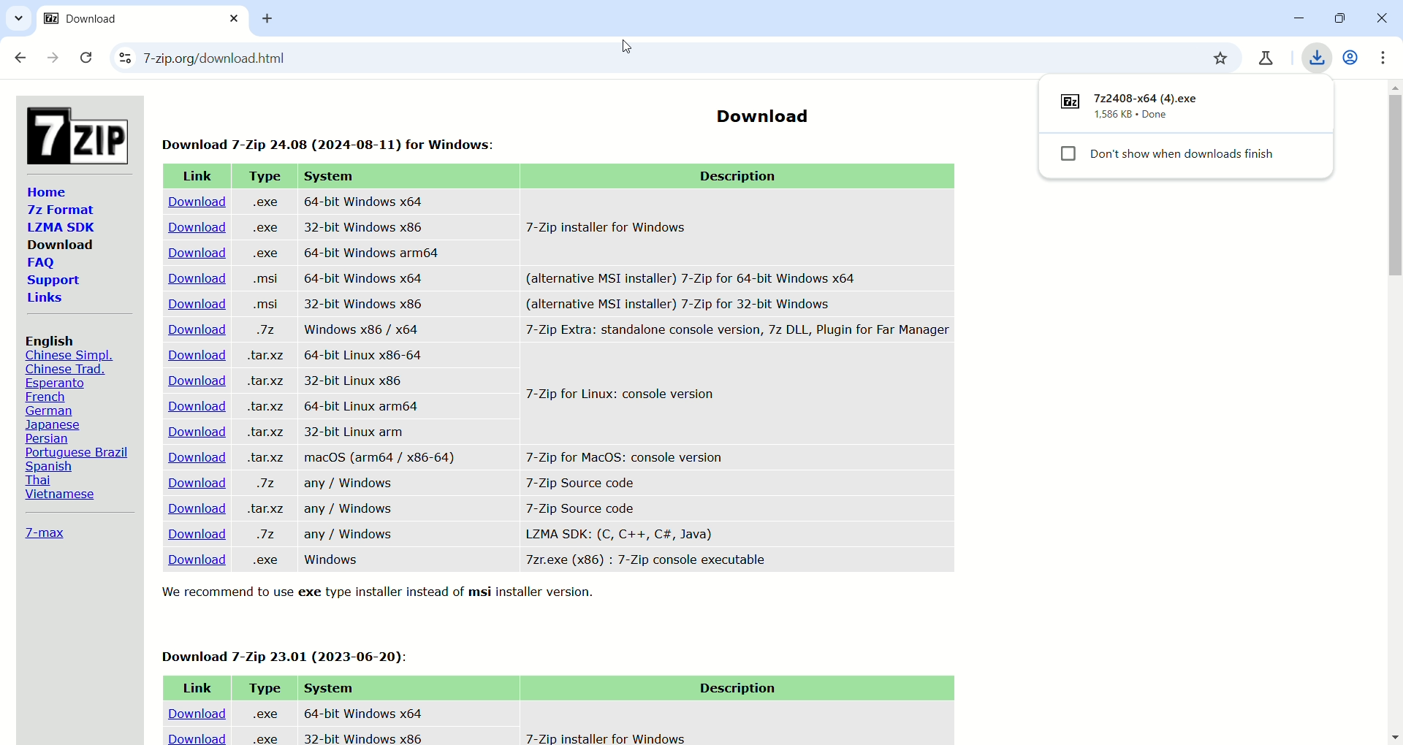 This screenshot has width=1403, height=745. I want to click on We recommend to use exe type installer instead of msi installer version., so click(384, 593).